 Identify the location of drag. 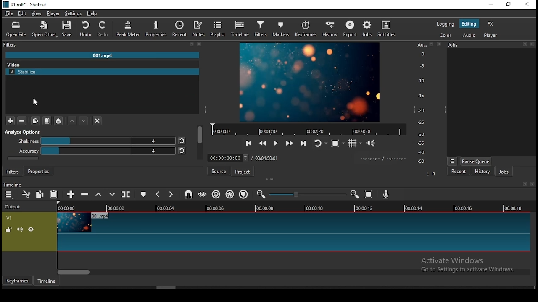
(443, 110).